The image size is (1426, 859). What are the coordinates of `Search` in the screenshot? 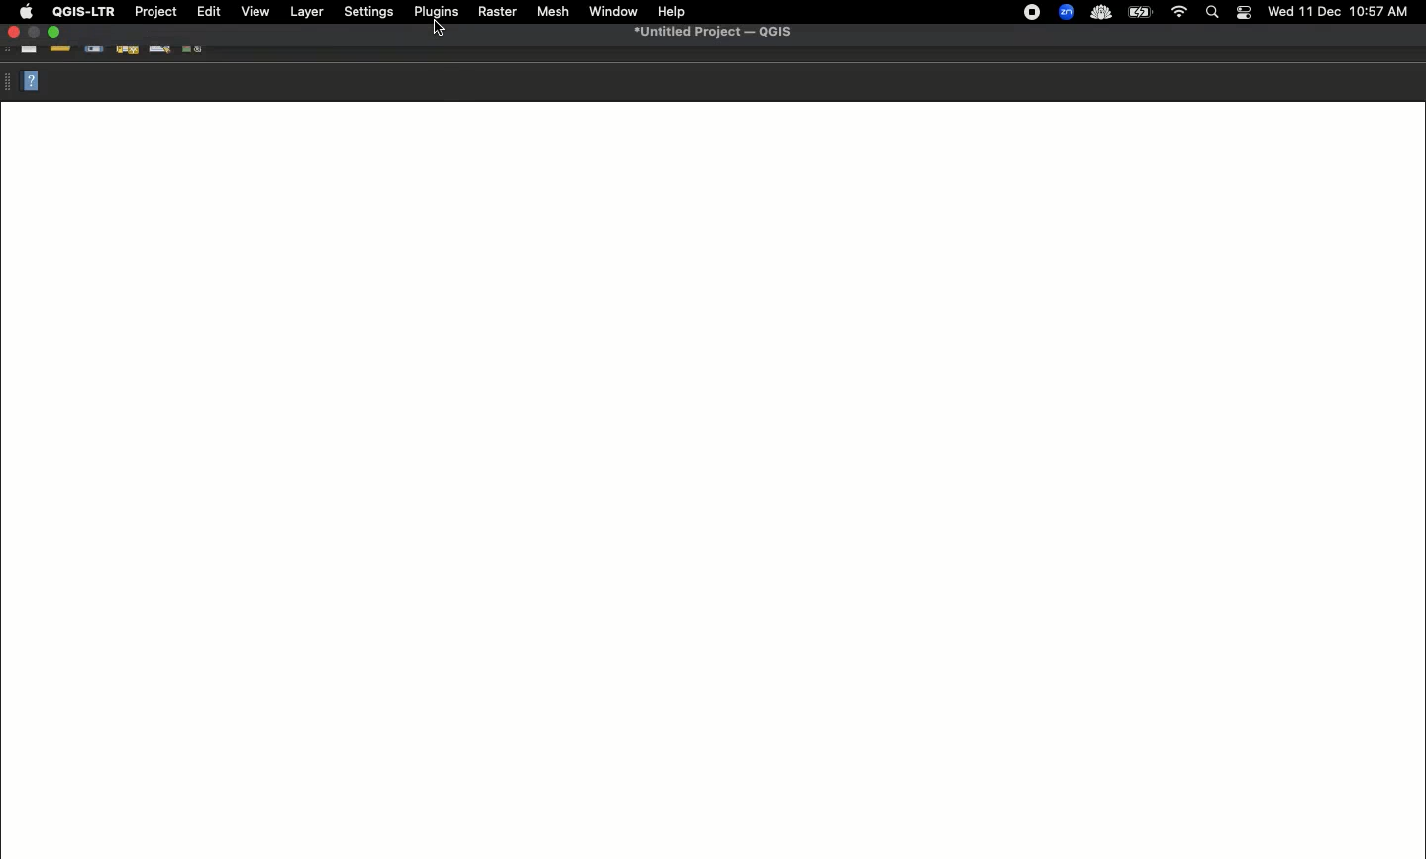 It's located at (1212, 13).